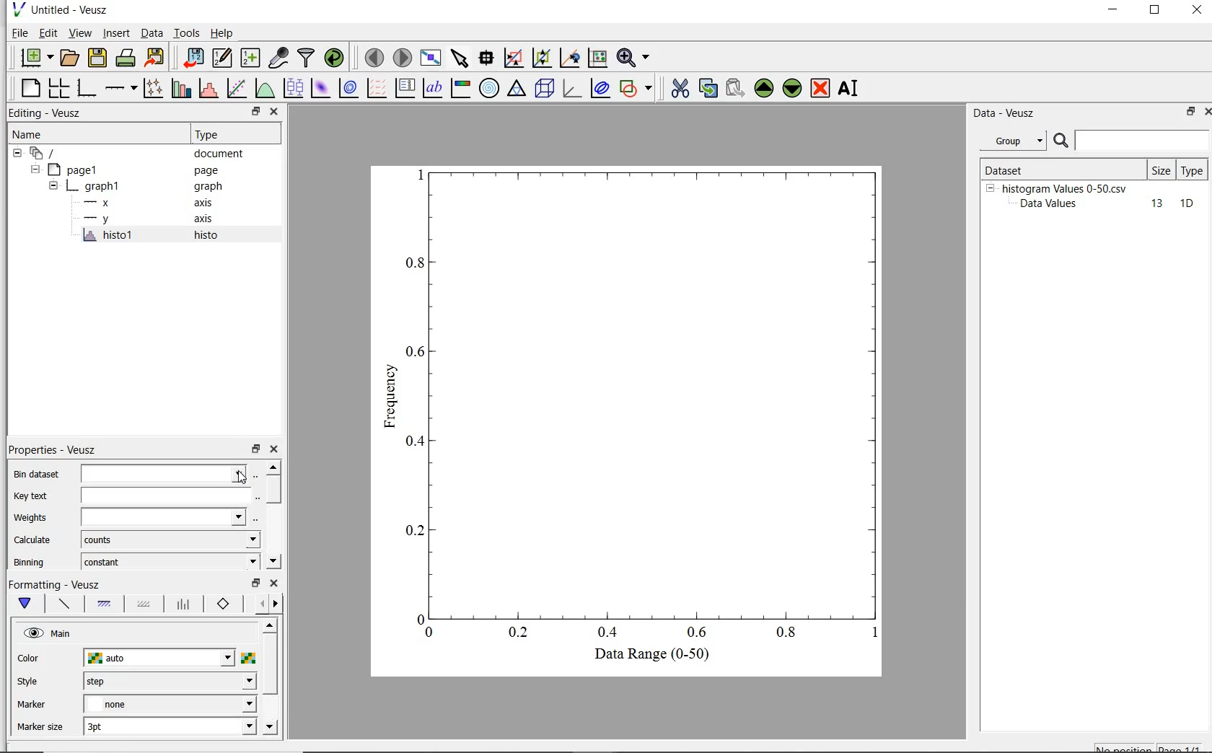 The image size is (1212, 753). Describe the element at coordinates (431, 56) in the screenshot. I see `view plot fullscreen` at that location.